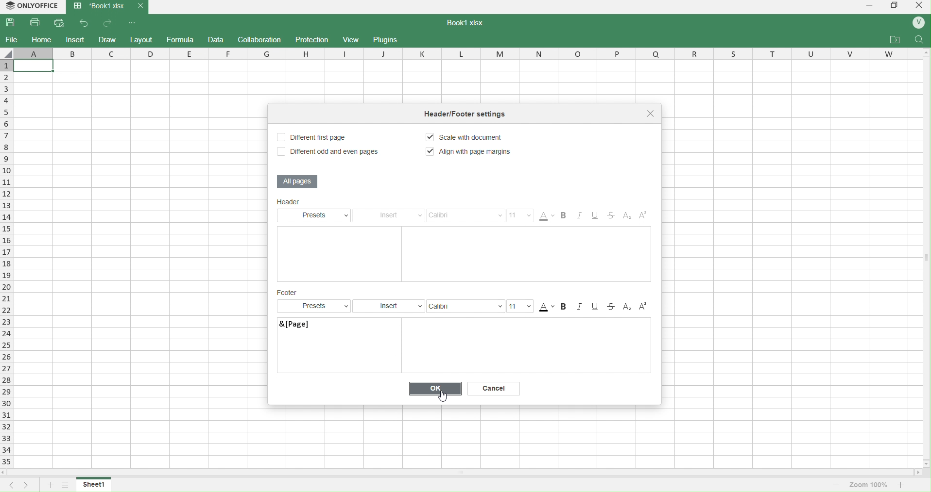 Image resolution: width=931 pixels, height=492 pixels. Describe the element at coordinates (12, 39) in the screenshot. I see `file` at that location.